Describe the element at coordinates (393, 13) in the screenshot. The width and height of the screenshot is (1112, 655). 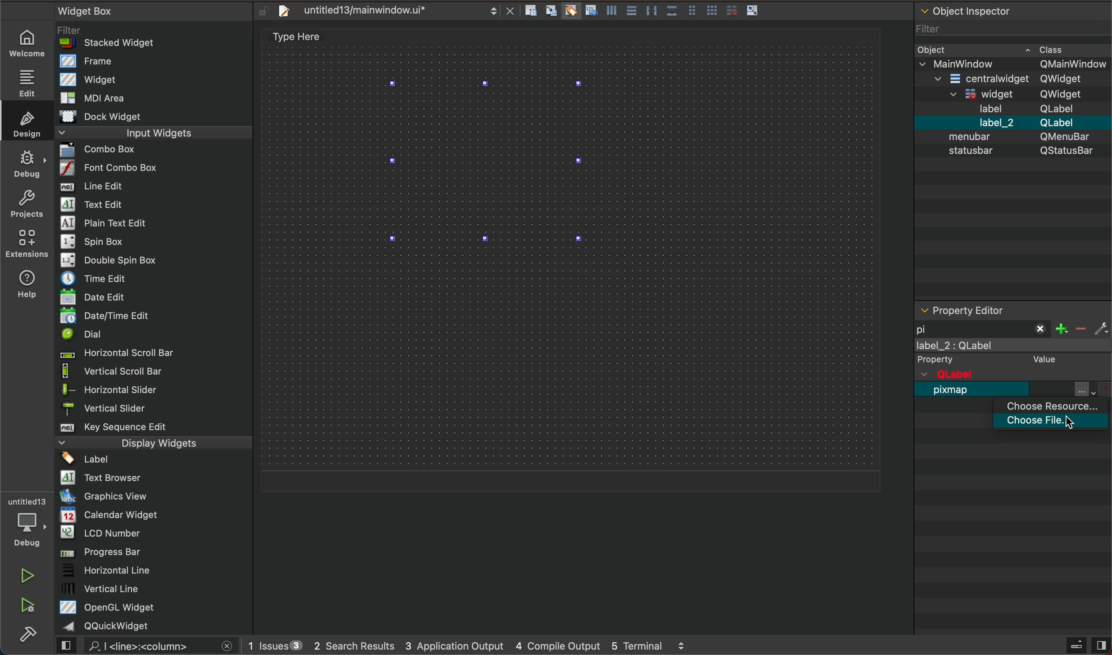
I see `file tab` at that location.